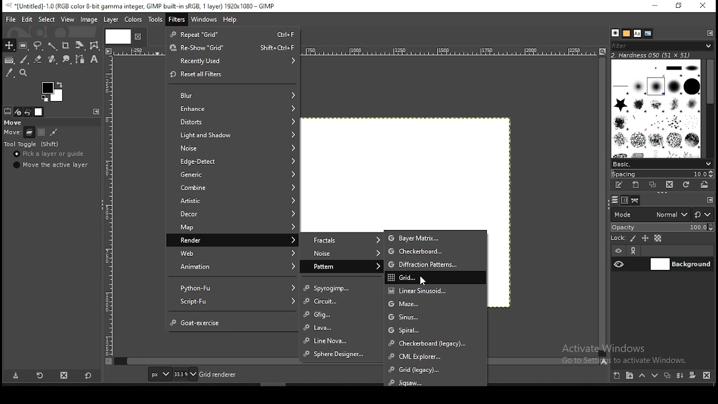 This screenshot has height=404, width=718. What do you see at coordinates (53, 59) in the screenshot?
I see `eraser tool` at bounding box center [53, 59].